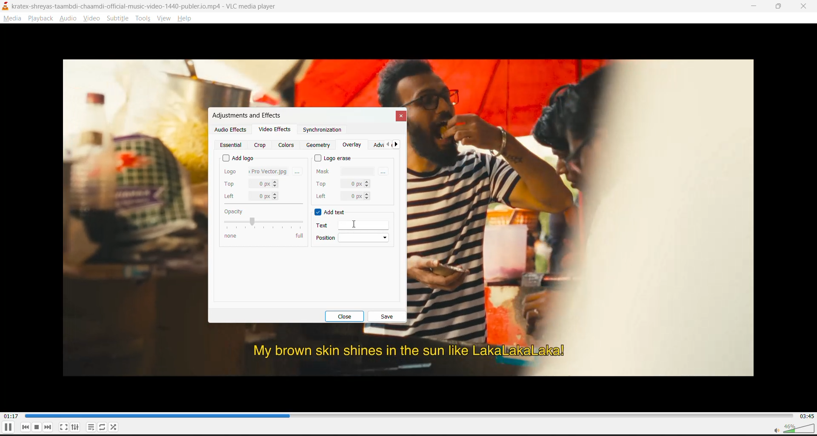  I want to click on crop, so click(260, 145).